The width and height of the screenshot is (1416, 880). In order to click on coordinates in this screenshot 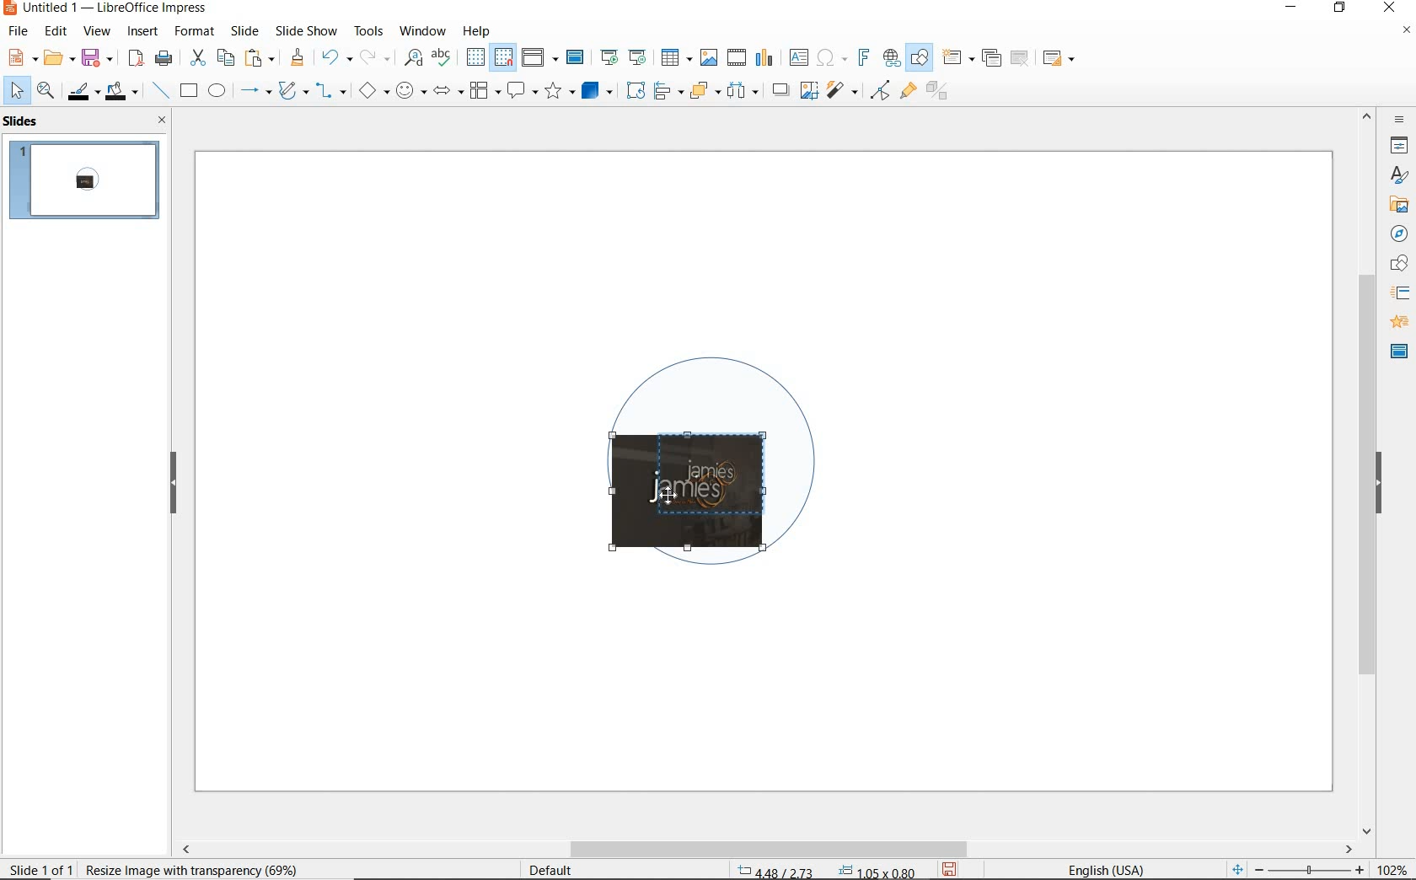, I will do `click(824, 872)`.